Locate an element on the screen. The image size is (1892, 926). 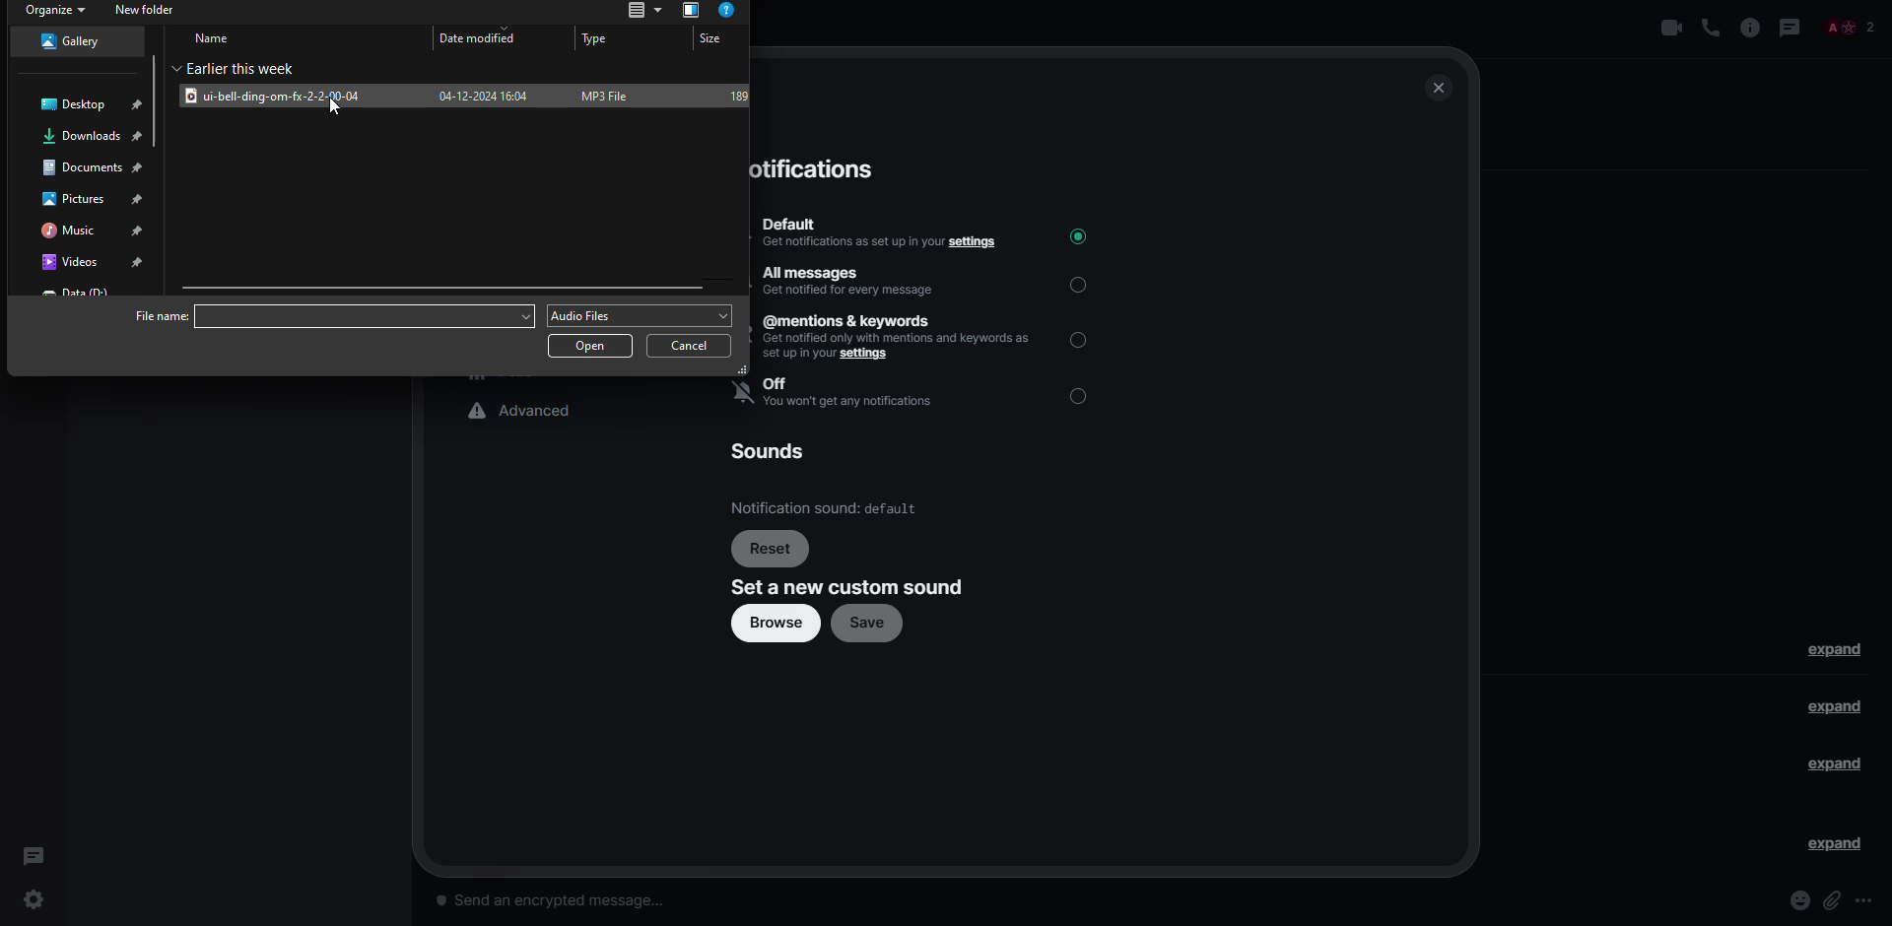
save is located at coordinates (868, 623).